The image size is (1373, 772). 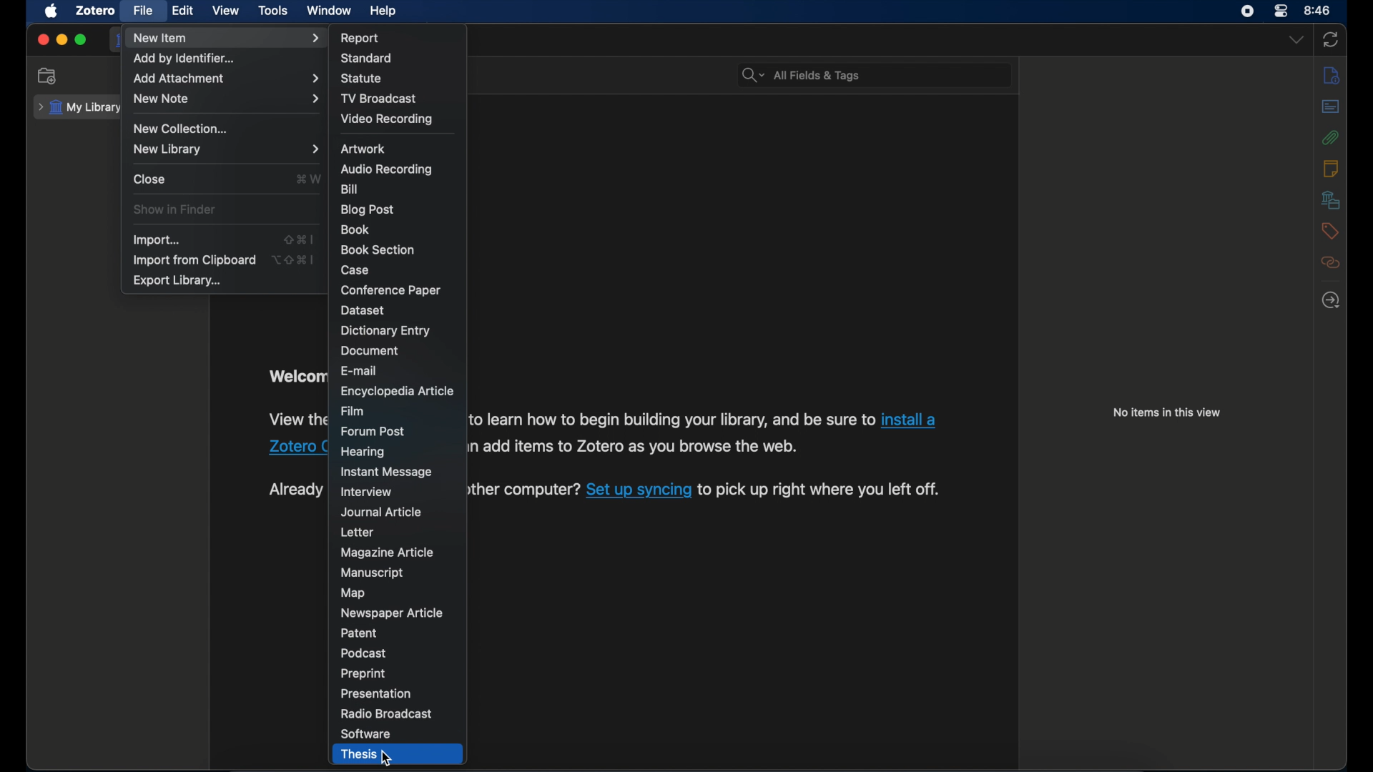 What do you see at coordinates (374, 431) in the screenshot?
I see `forum post` at bounding box center [374, 431].